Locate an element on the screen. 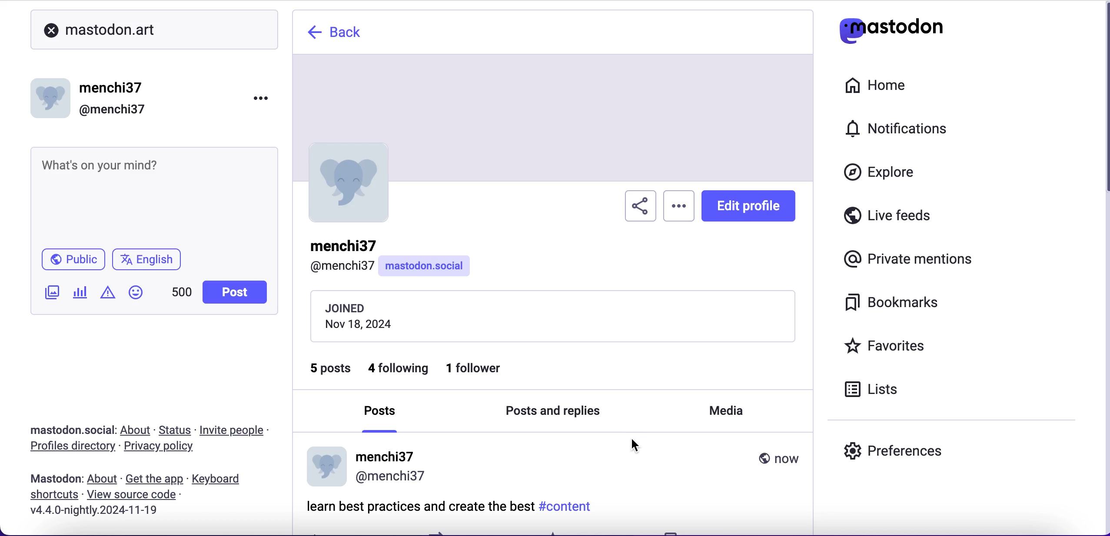 Image resolution: width=1110 pixels, height=536 pixels. 451 characters left is located at coordinates (182, 295).